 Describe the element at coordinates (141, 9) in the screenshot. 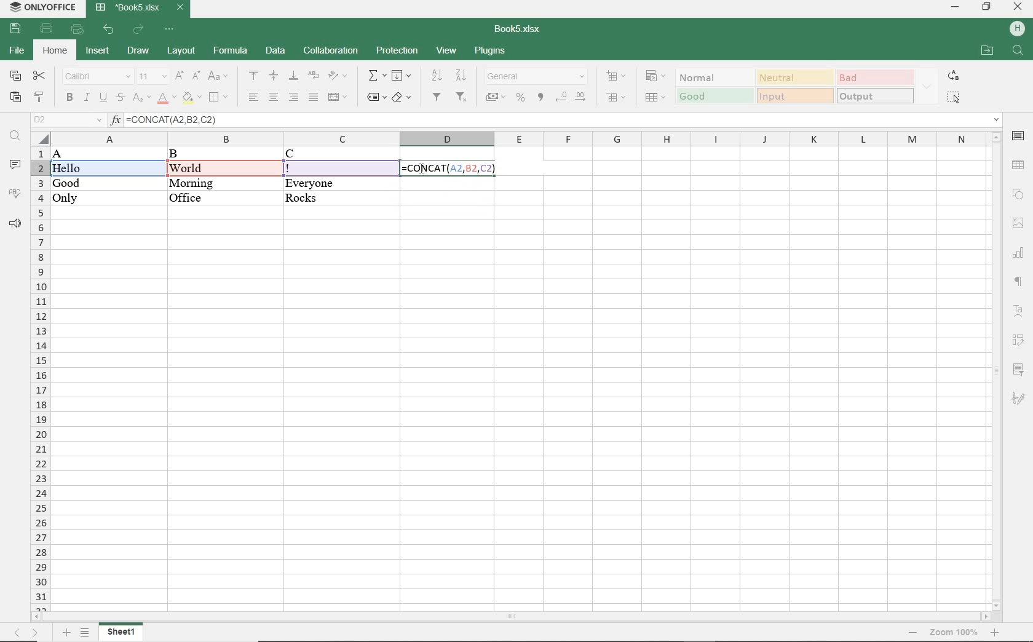

I see `DOCUMENT NAME` at that location.